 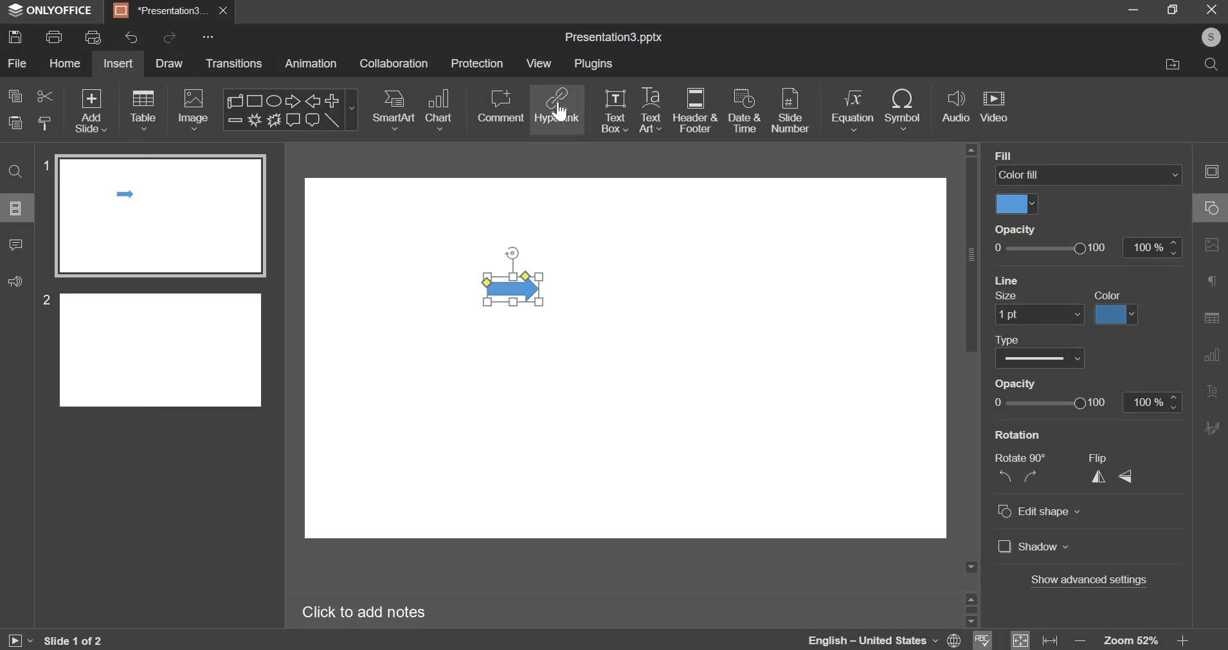 I want to click on opacity from 0 to 100, so click(x=1050, y=402).